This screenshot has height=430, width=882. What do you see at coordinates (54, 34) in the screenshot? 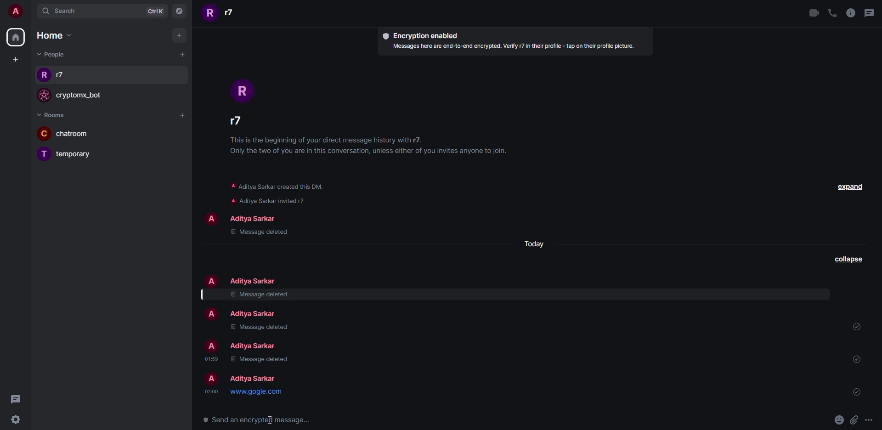
I see `home` at bounding box center [54, 34].